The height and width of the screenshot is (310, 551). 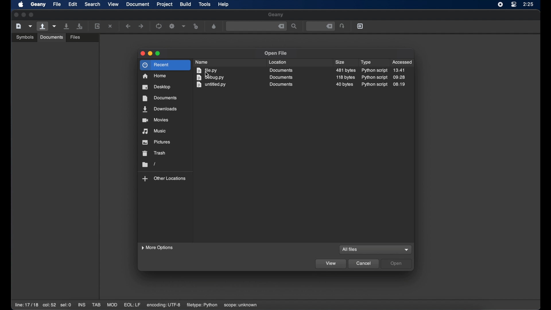 I want to click on music, so click(x=155, y=131).